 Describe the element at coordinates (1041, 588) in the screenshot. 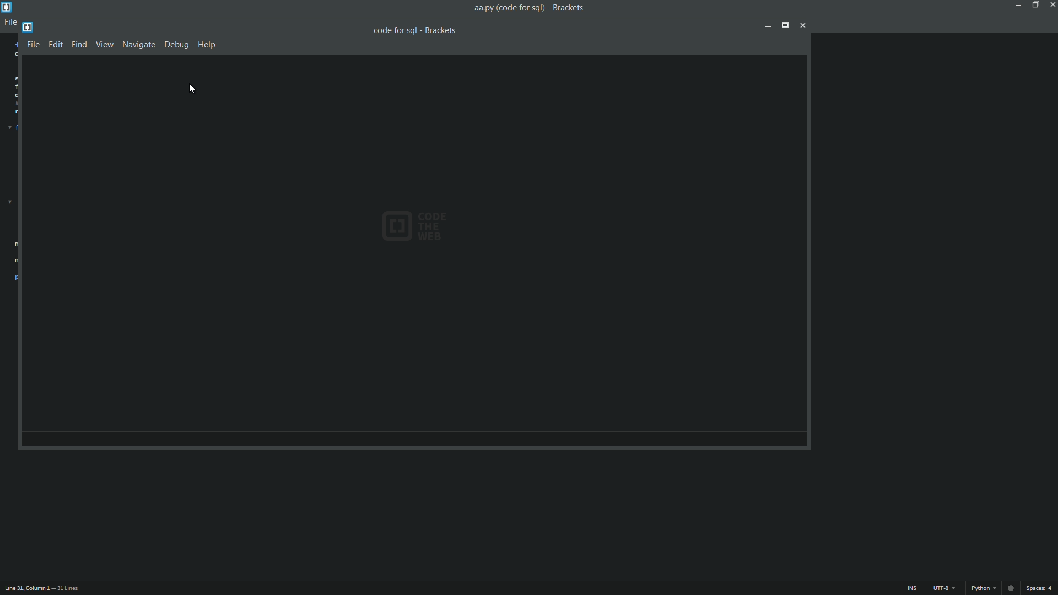

I see `space` at that location.